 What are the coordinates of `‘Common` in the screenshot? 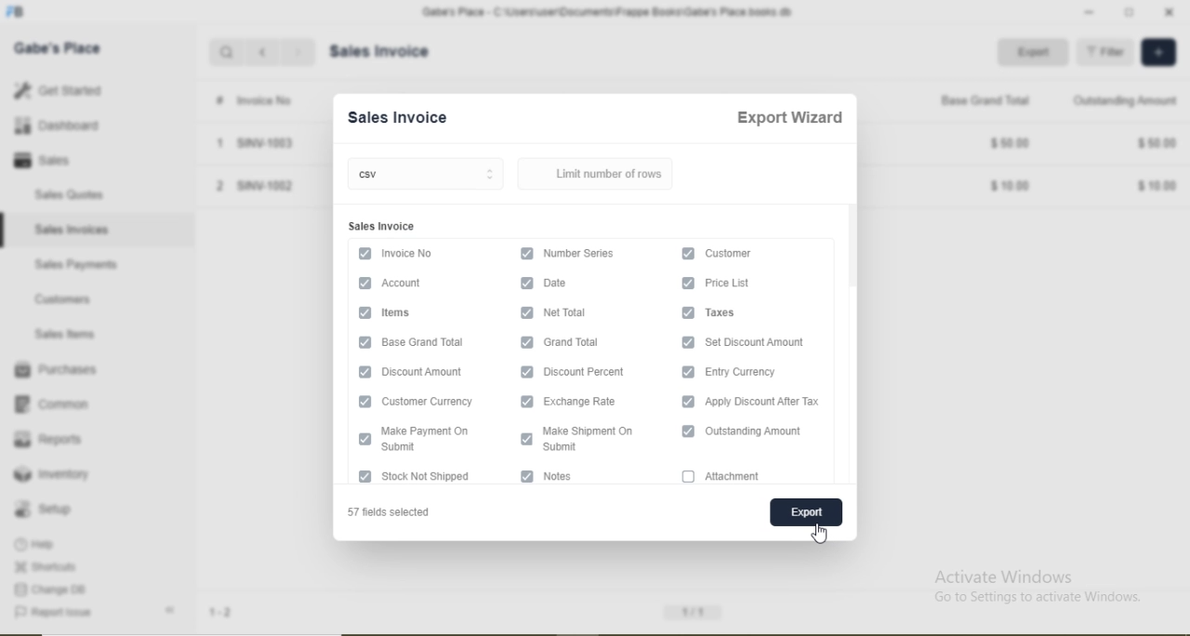 It's located at (57, 404).